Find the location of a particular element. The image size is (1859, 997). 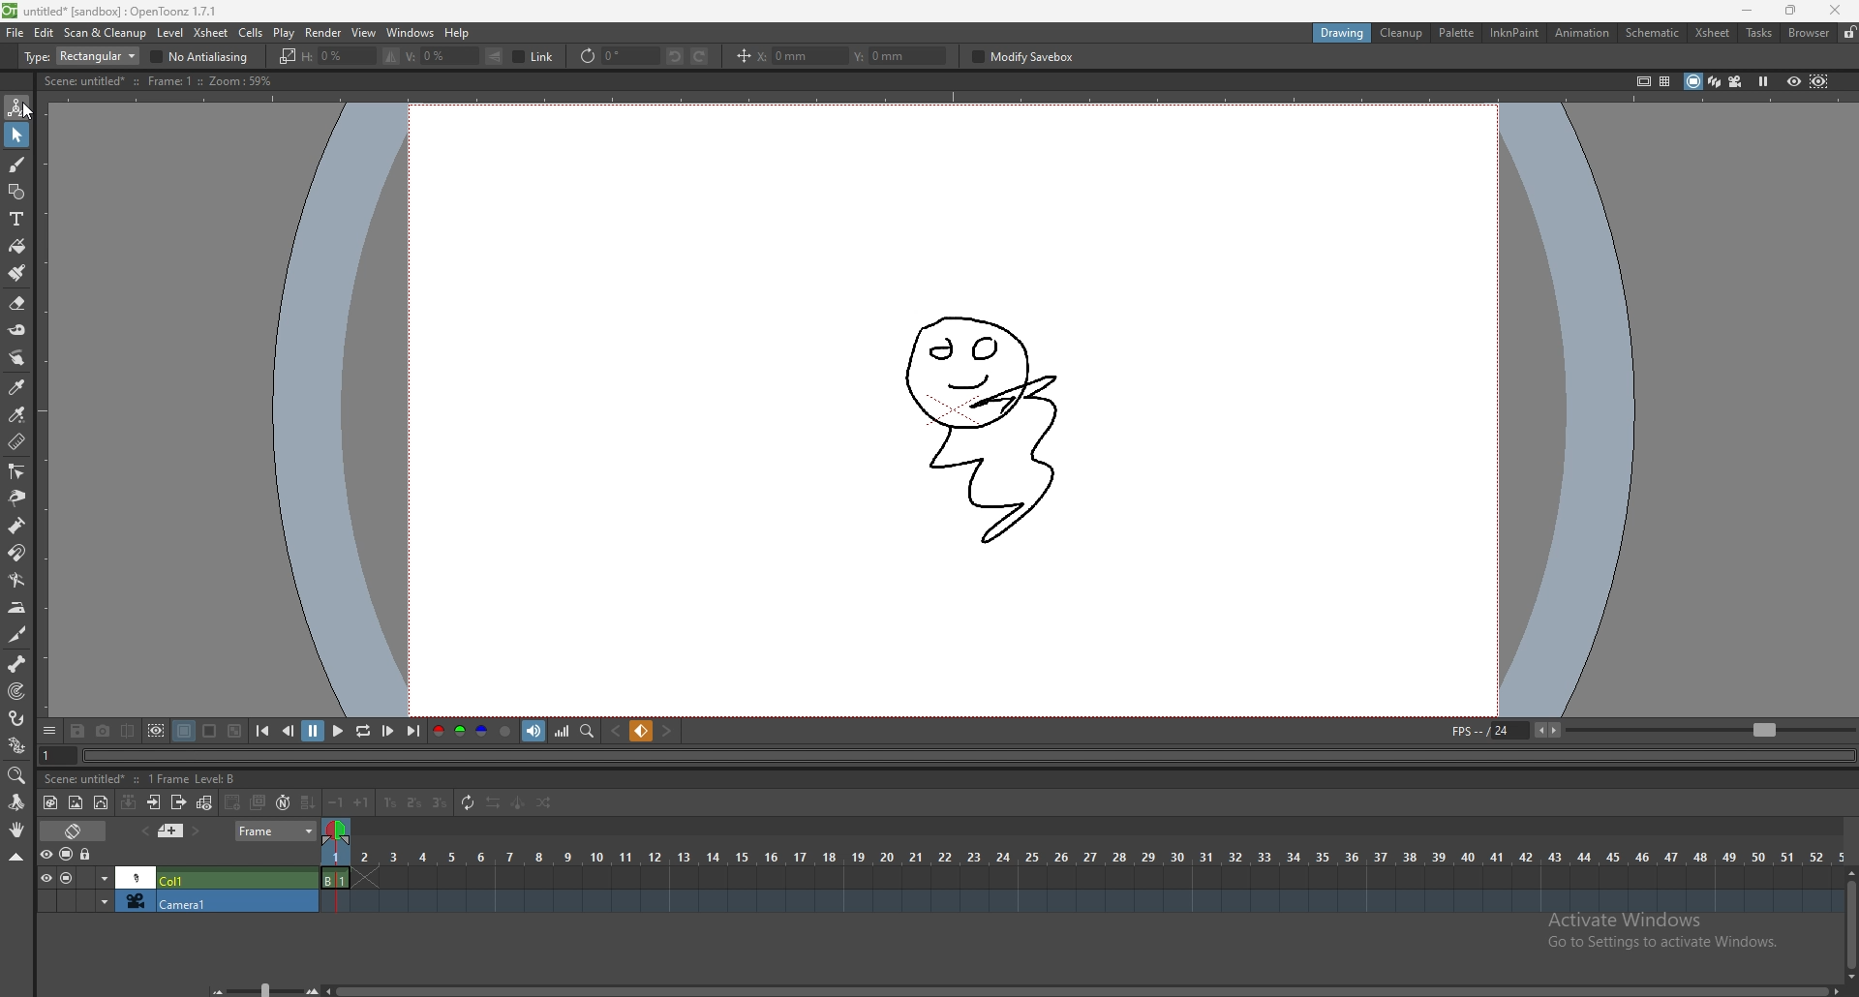

blue channel is located at coordinates (480, 731).